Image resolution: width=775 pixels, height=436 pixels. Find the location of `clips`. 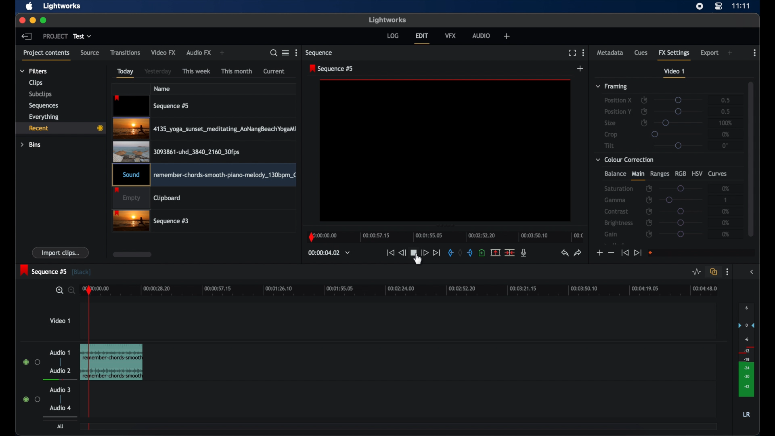

clips is located at coordinates (36, 83).